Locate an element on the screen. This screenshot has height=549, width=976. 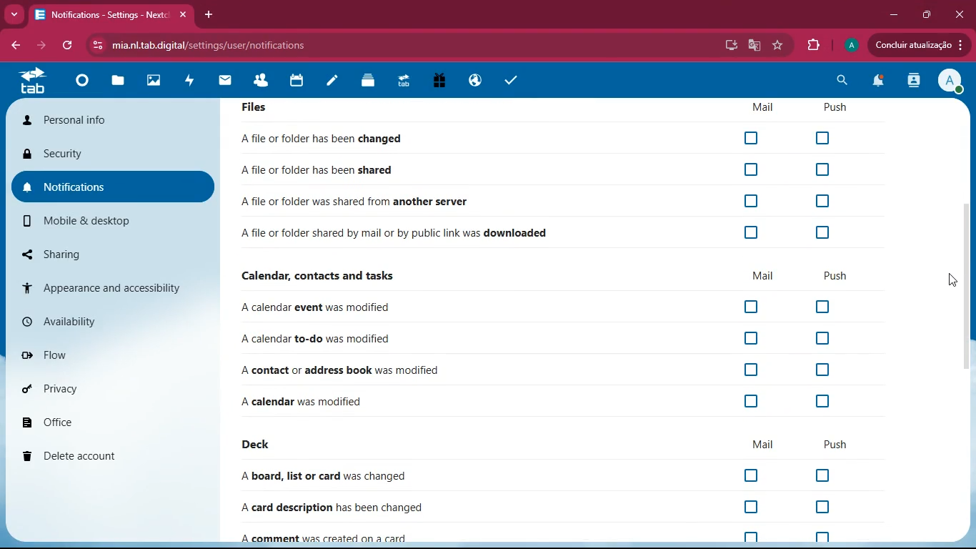
file downloaded is located at coordinates (399, 233).